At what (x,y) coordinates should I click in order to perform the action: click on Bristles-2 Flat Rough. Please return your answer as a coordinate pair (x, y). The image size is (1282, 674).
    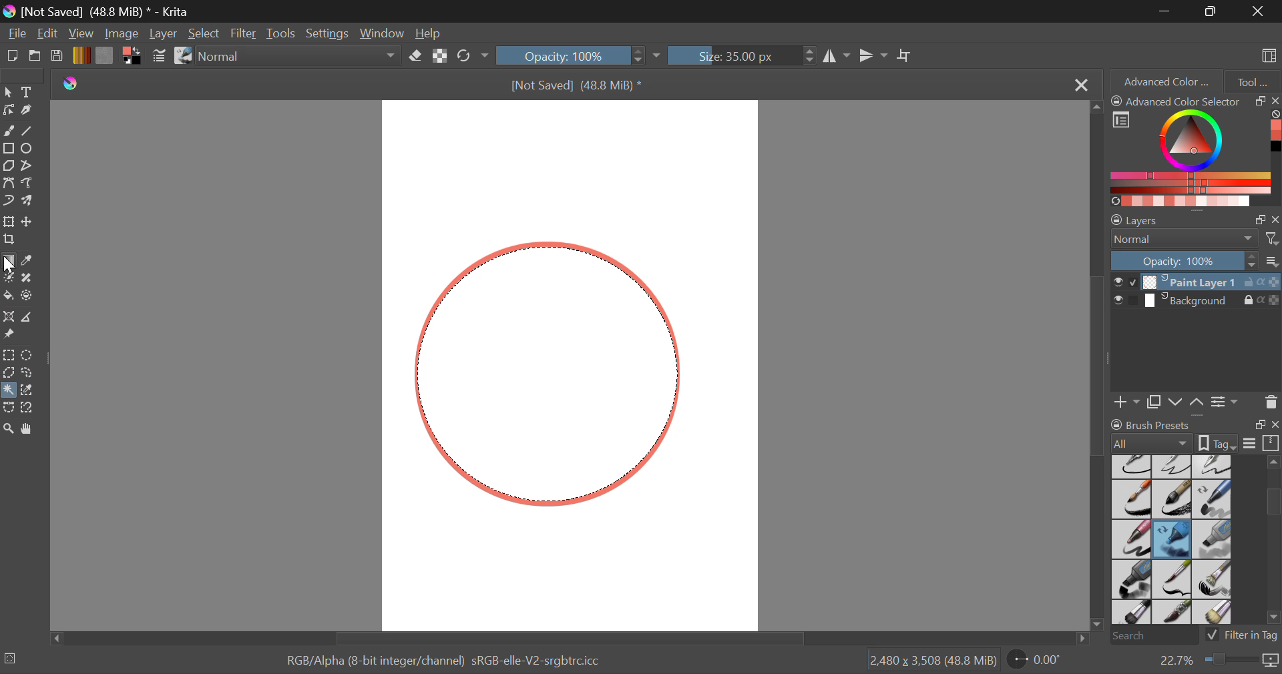
    Looking at the image, I should click on (1214, 580).